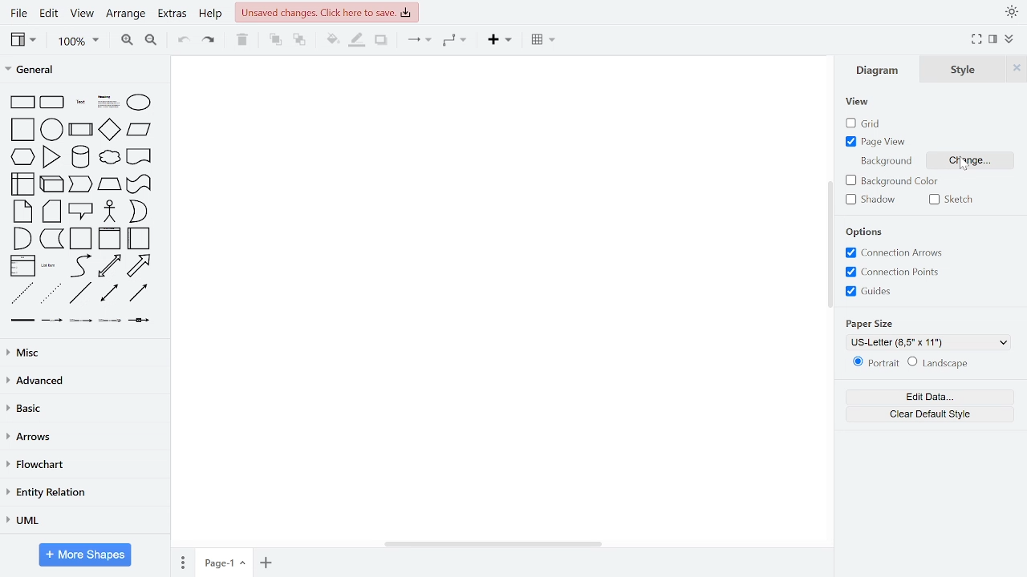 The image size is (1027, 577). I want to click on misc, so click(85, 353).